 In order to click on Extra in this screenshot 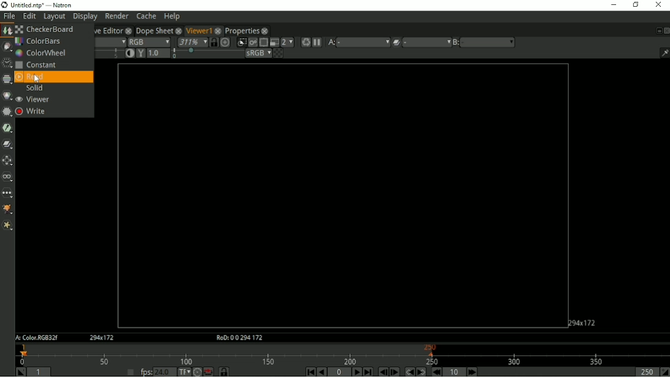, I will do `click(7, 226)`.